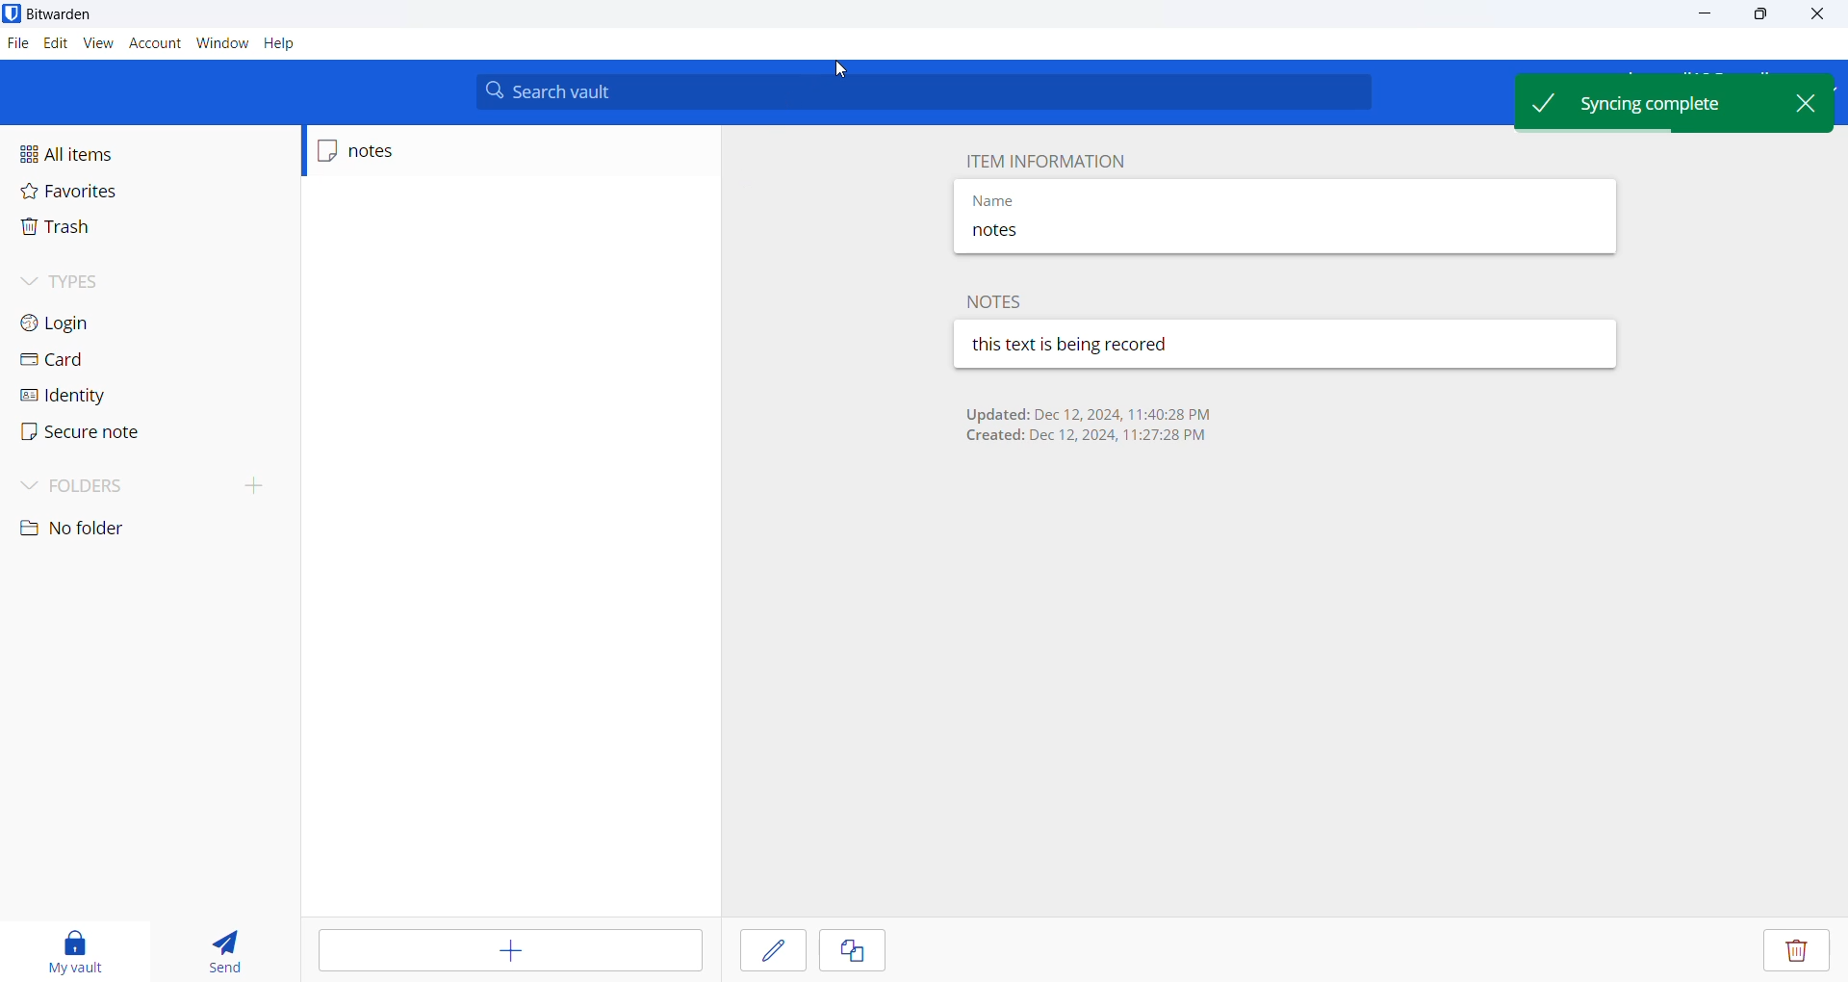 This screenshot has height=982, width=1848. What do you see at coordinates (401, 151) in the screenshot?
I see `notes` at bounding box center [401, 151].